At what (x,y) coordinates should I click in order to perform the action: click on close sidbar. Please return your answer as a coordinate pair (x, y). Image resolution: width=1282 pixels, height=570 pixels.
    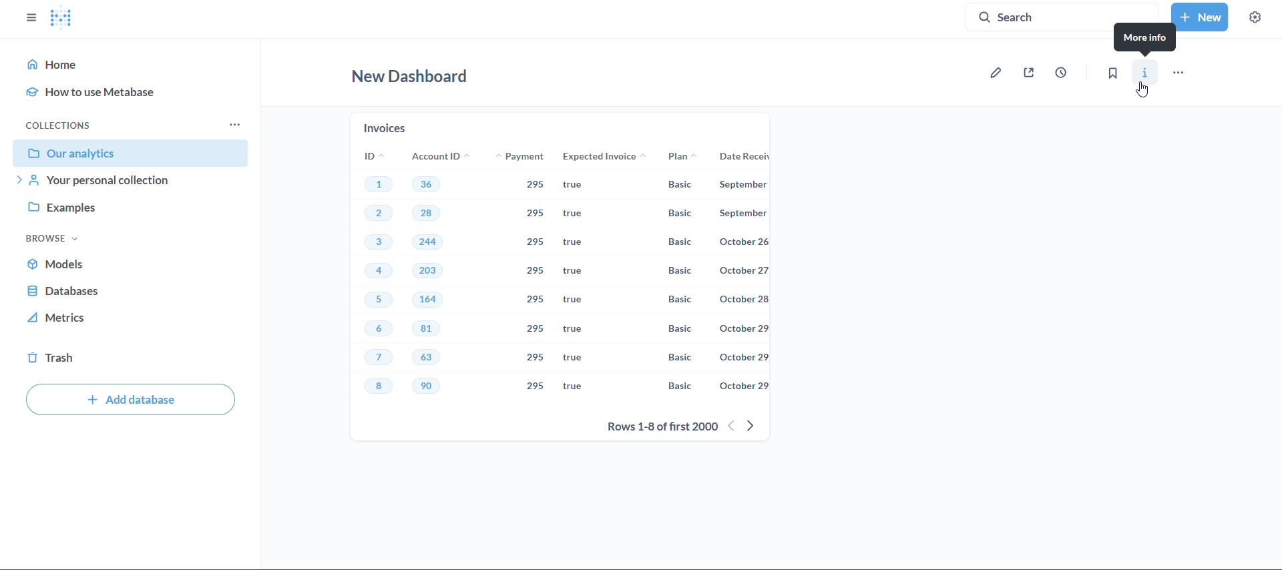
    Looking at the image, I should click on (29, 18).